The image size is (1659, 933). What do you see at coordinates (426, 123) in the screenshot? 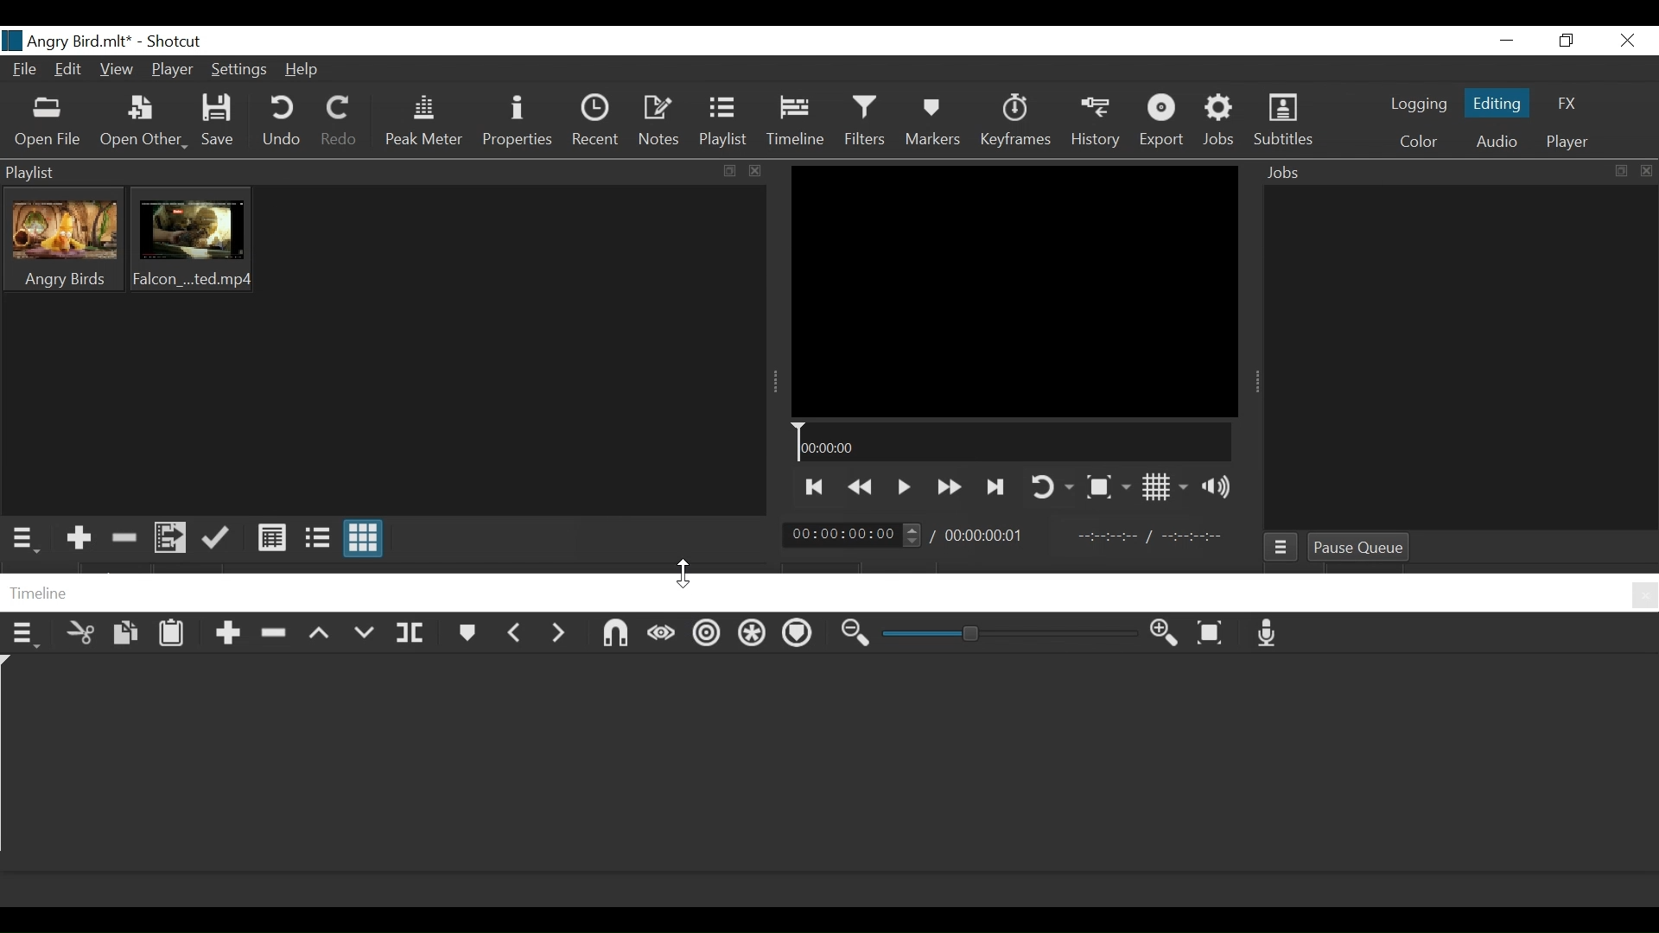
I see `Peak Meter` at bounding box center [426, 123].